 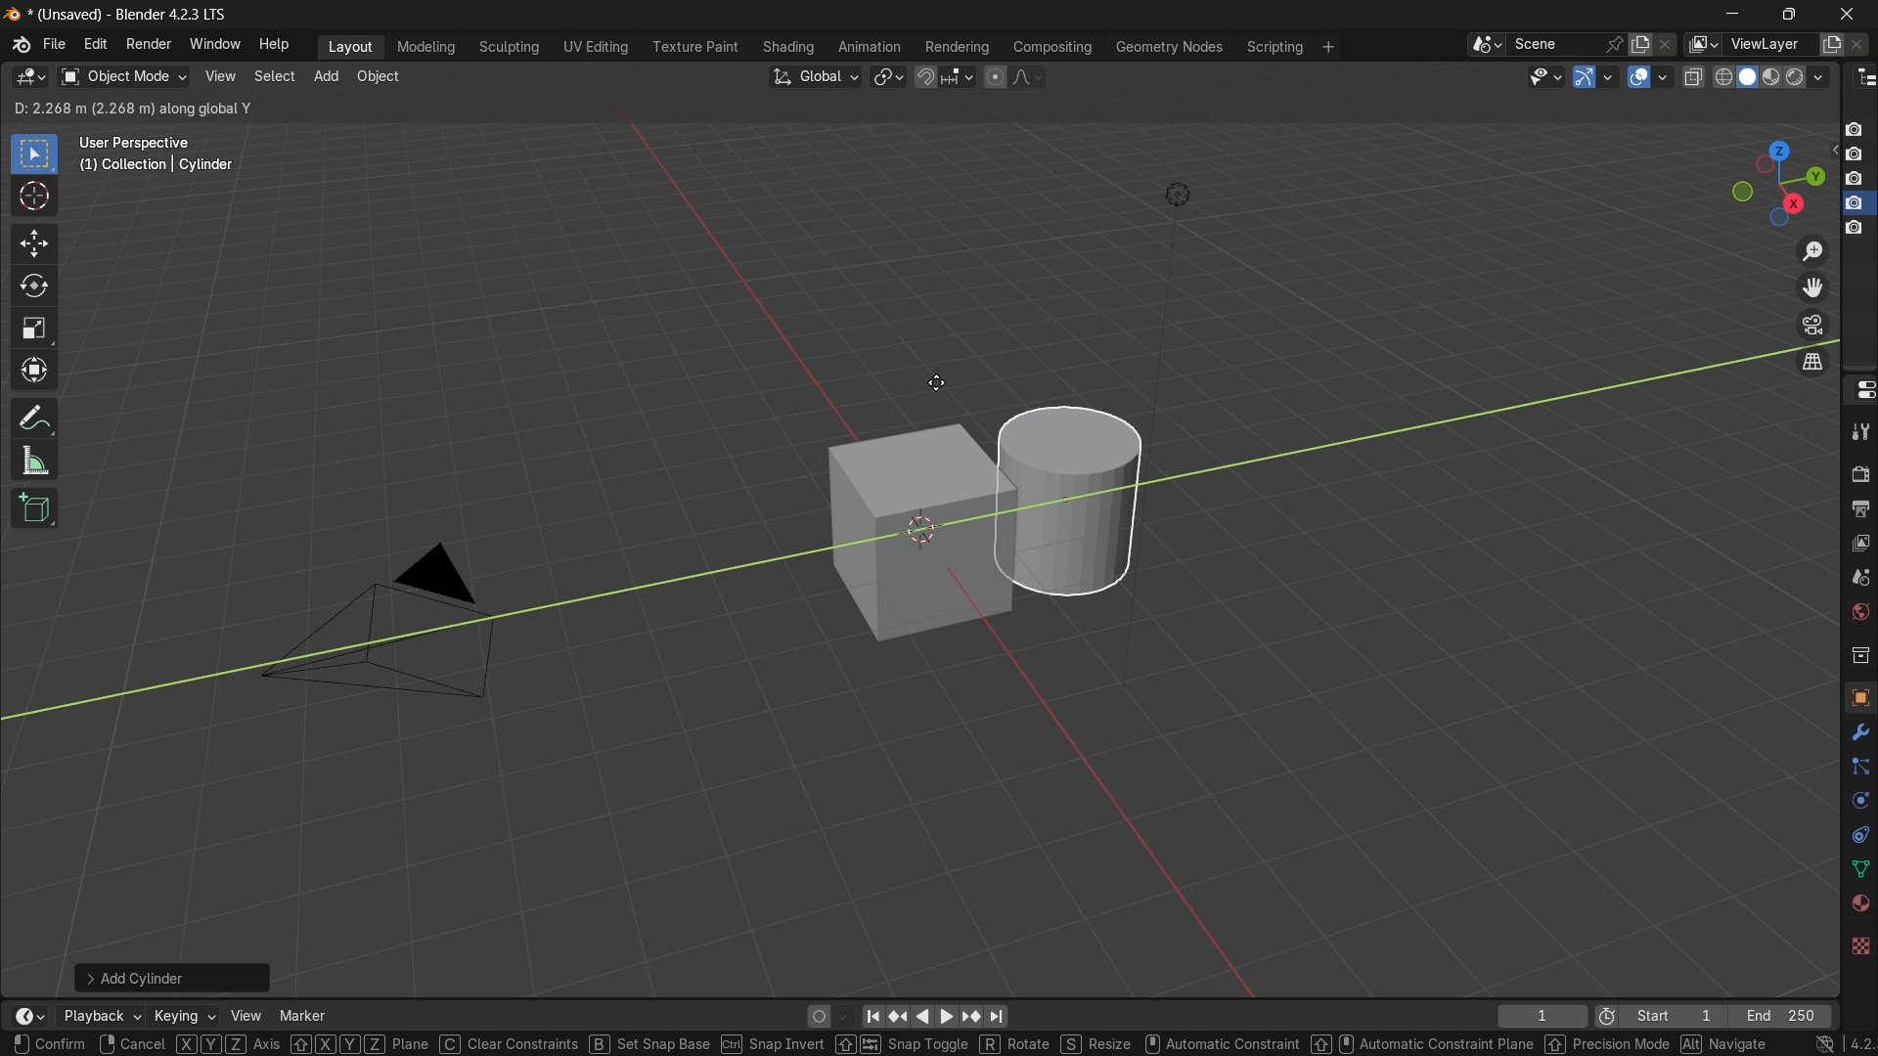 What do you see at coordinates (510, 48) in the screenshot?
I see `sculpting menu` at bounding box center [510, 48].